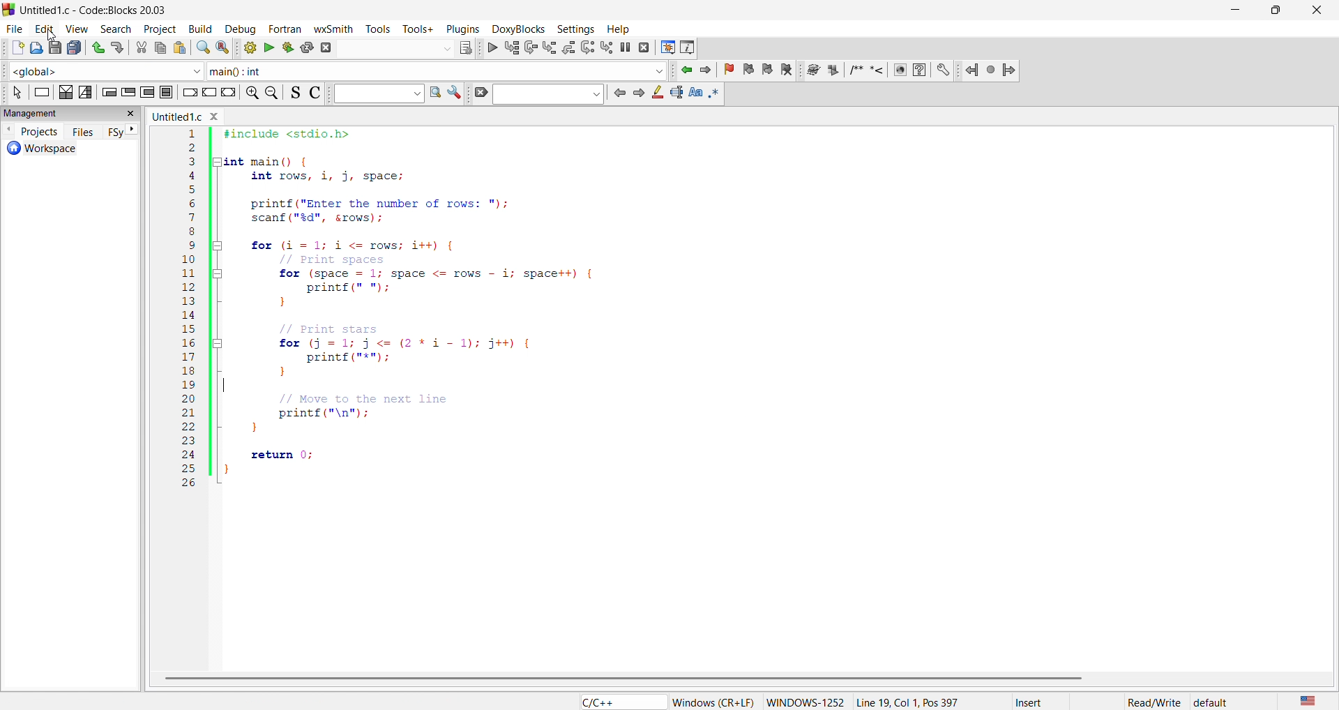  What do you see at coordinates (709, 70) in the screenshot?
I see `jump forward` at bounding box center [709, 70].